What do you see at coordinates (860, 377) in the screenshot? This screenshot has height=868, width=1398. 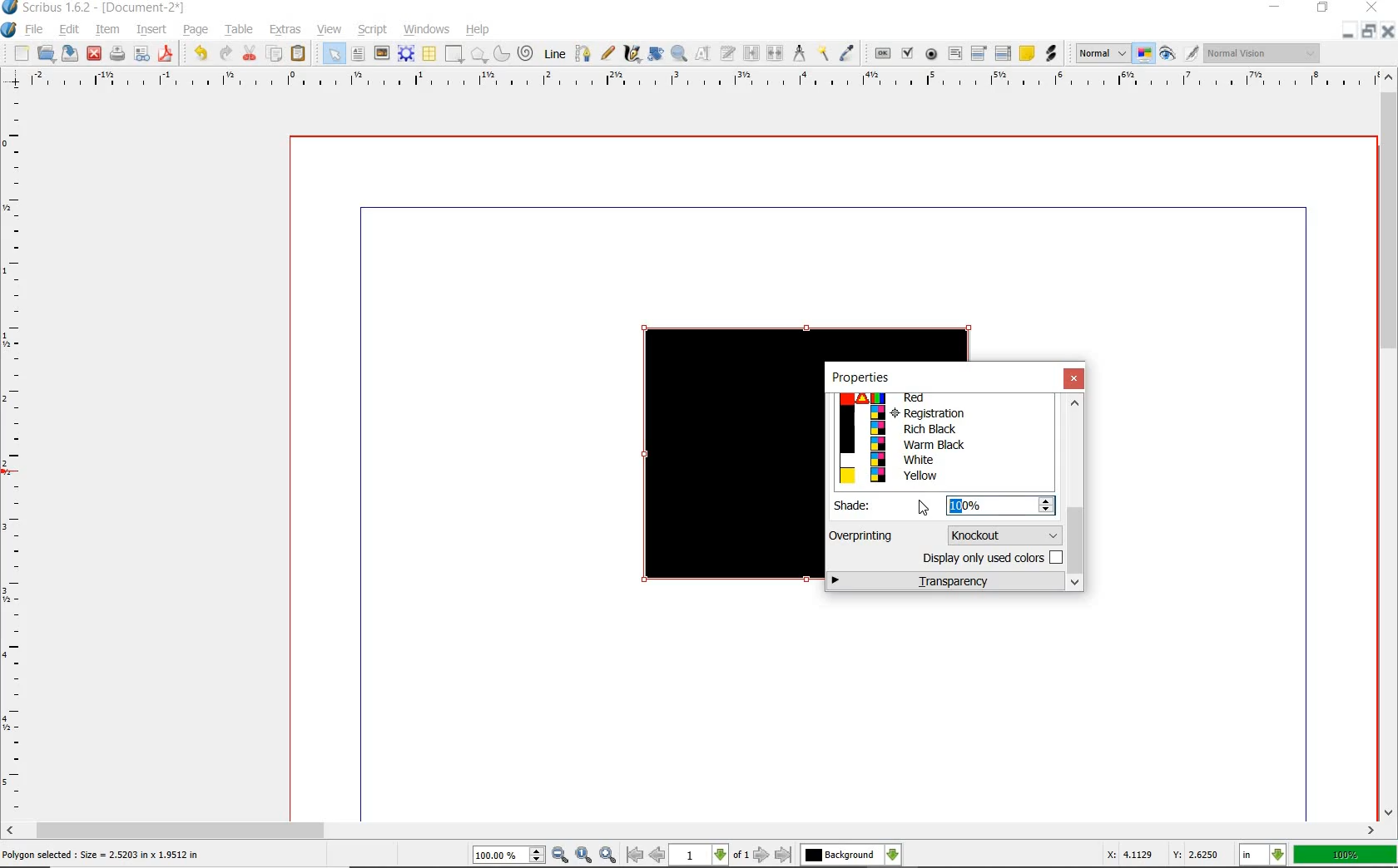 I see `properties` at bounding box center [860, 377].